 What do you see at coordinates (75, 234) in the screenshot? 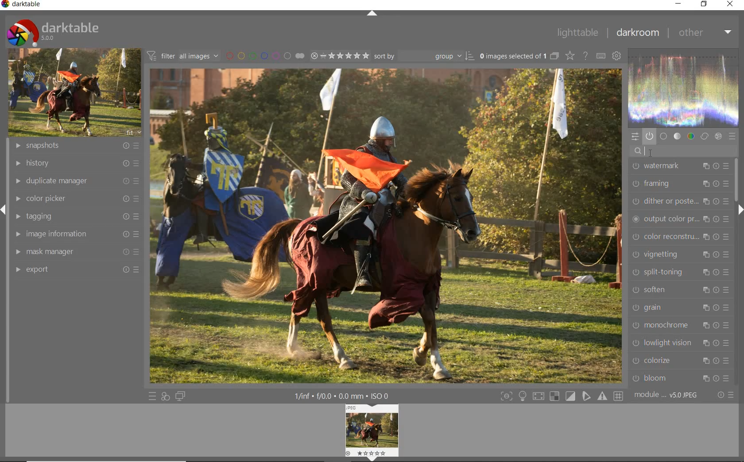
I see `image information` at bounding box center [75, 234].